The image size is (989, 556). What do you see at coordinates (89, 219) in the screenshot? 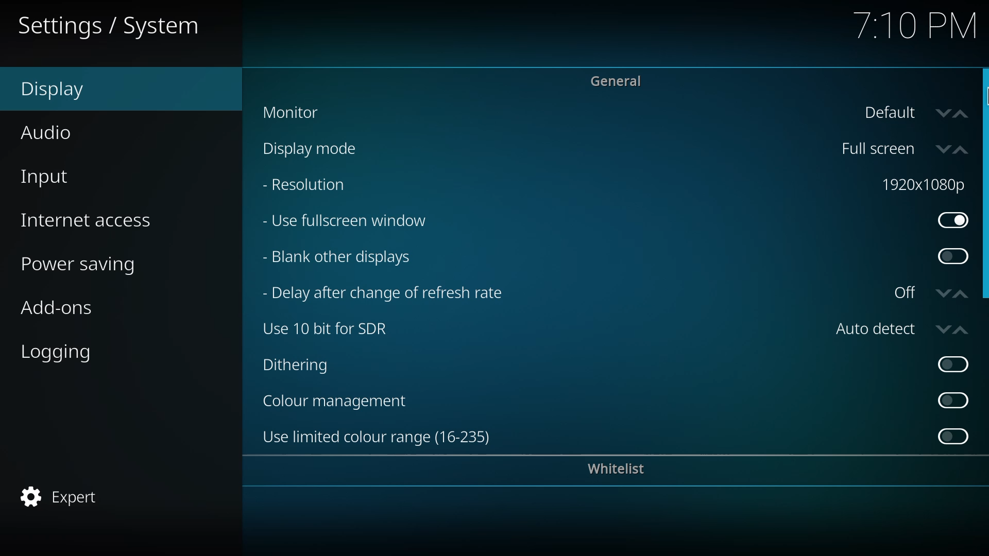
I see `internet access` at bounding box center [89, 219].